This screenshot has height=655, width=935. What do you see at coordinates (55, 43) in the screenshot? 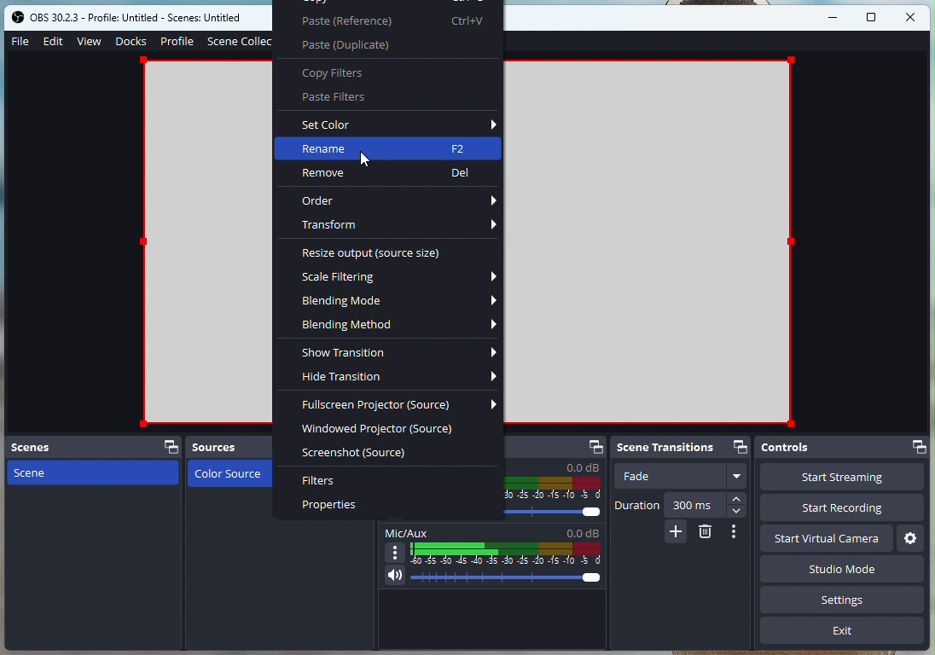
I see `Edit` at bounding box center [55, 43].